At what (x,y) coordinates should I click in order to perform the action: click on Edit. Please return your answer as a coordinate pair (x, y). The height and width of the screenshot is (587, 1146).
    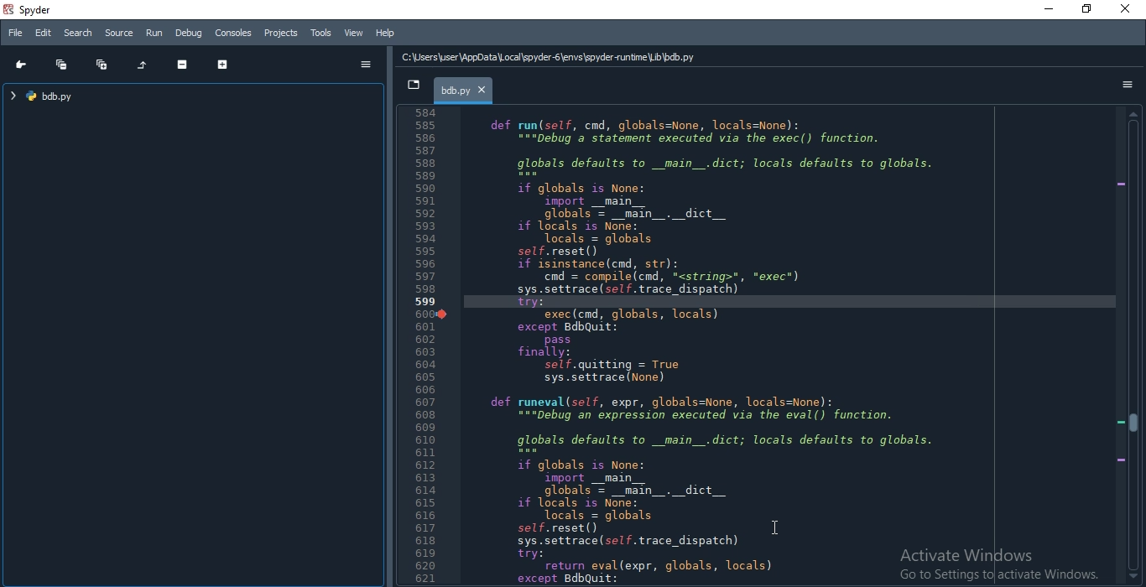
    Looking at the image, I should click on (44, 34).